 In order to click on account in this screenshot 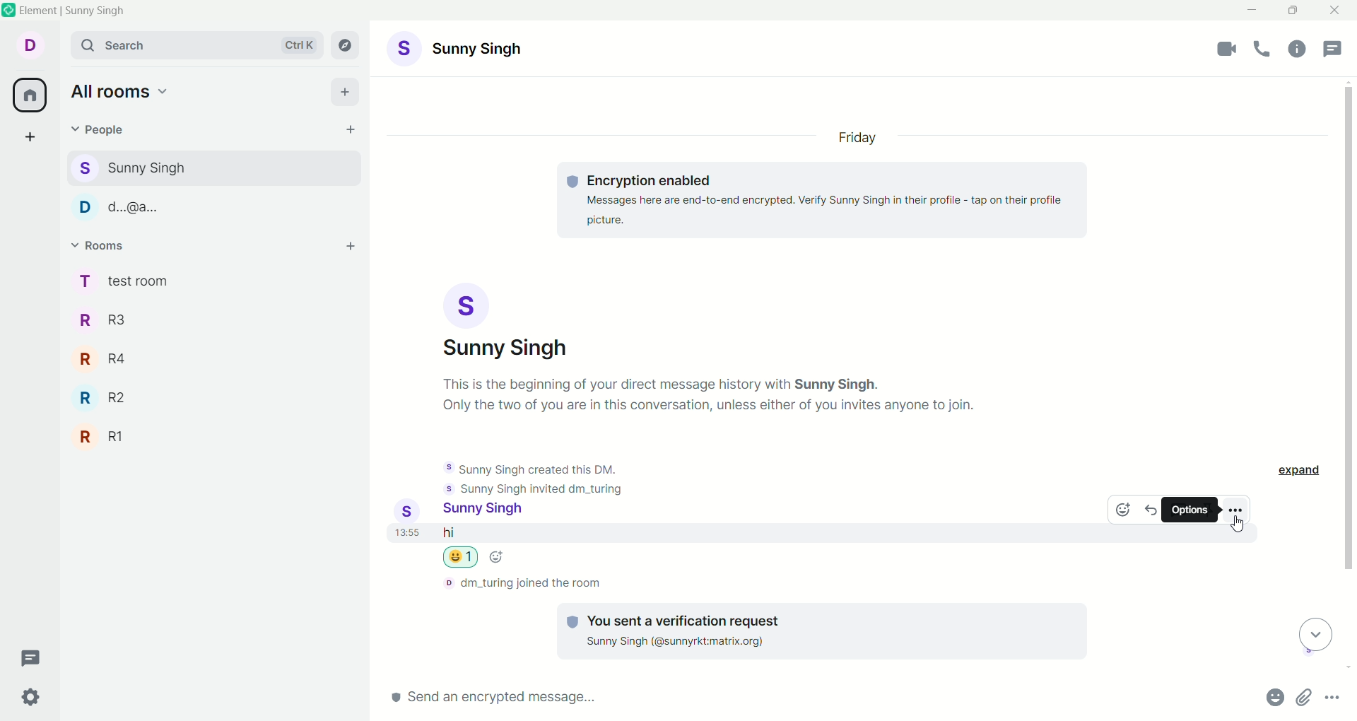, I will do `click(468, 511)`.